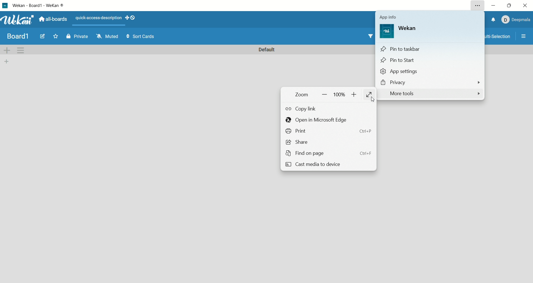 This screenshot has width=533, height=283. I want to click on favorite, so click(56, 36).